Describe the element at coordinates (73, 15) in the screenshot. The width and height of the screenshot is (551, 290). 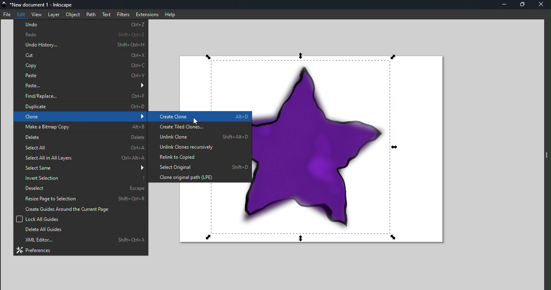
I see `Object` at that location.